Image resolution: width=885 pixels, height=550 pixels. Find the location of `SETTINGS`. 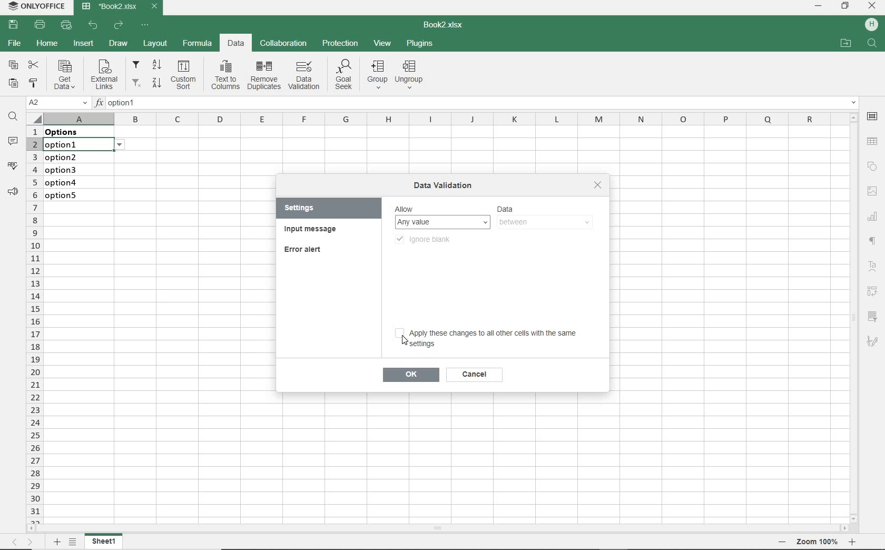

SETTINGS is located at coordinates (309, 208).